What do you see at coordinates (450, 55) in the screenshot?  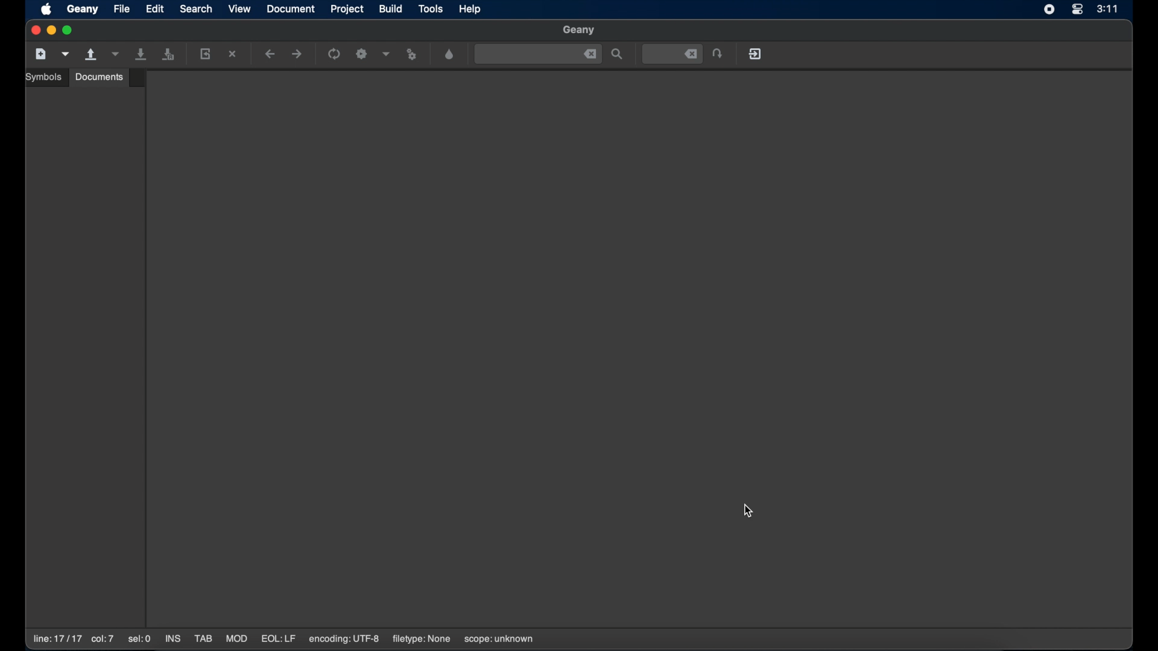 I see `open a color chooser dialogue` at bounding box center [450, 55].